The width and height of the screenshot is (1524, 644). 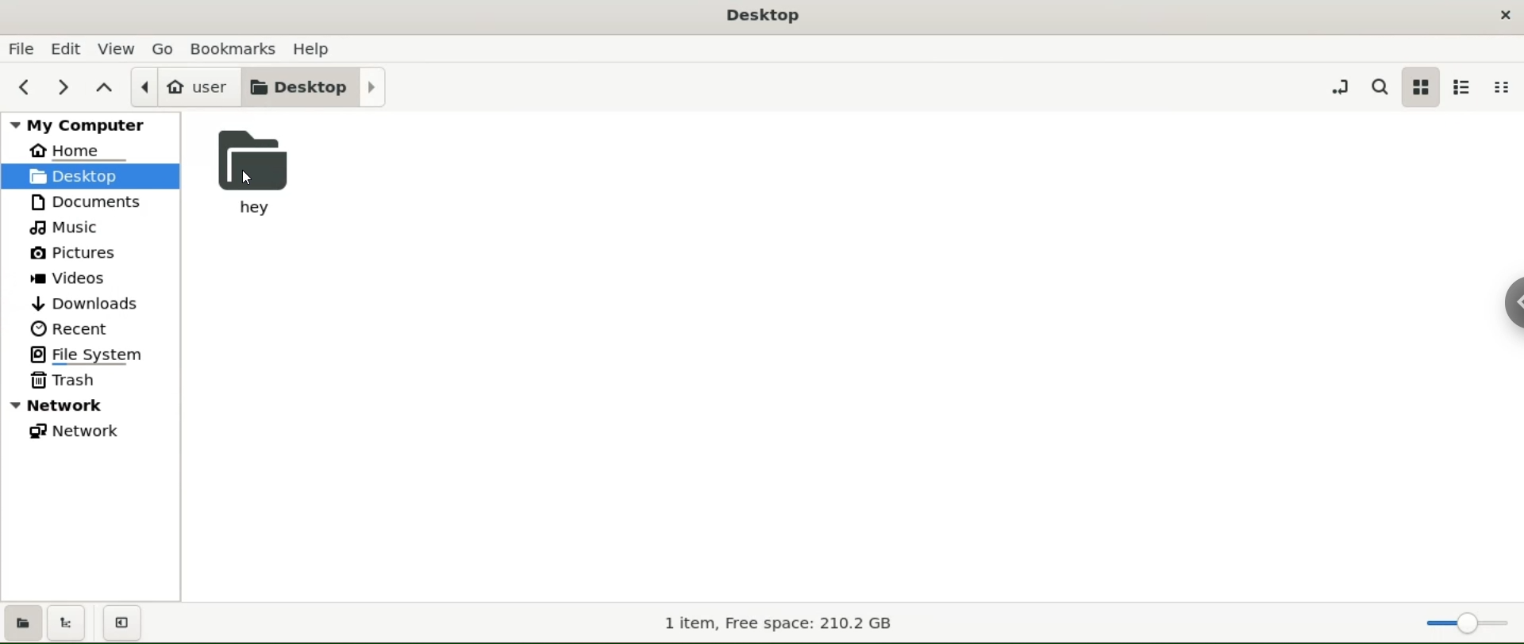 What do you see at coordinates (89, 277) in the screenshot?
I see `videos` at bounding box center [89, 277].